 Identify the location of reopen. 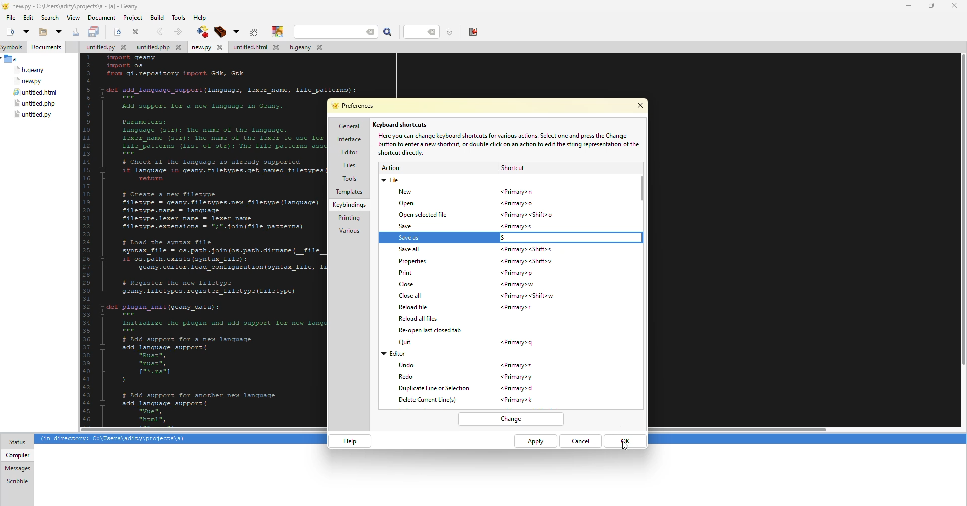
(431, 331).